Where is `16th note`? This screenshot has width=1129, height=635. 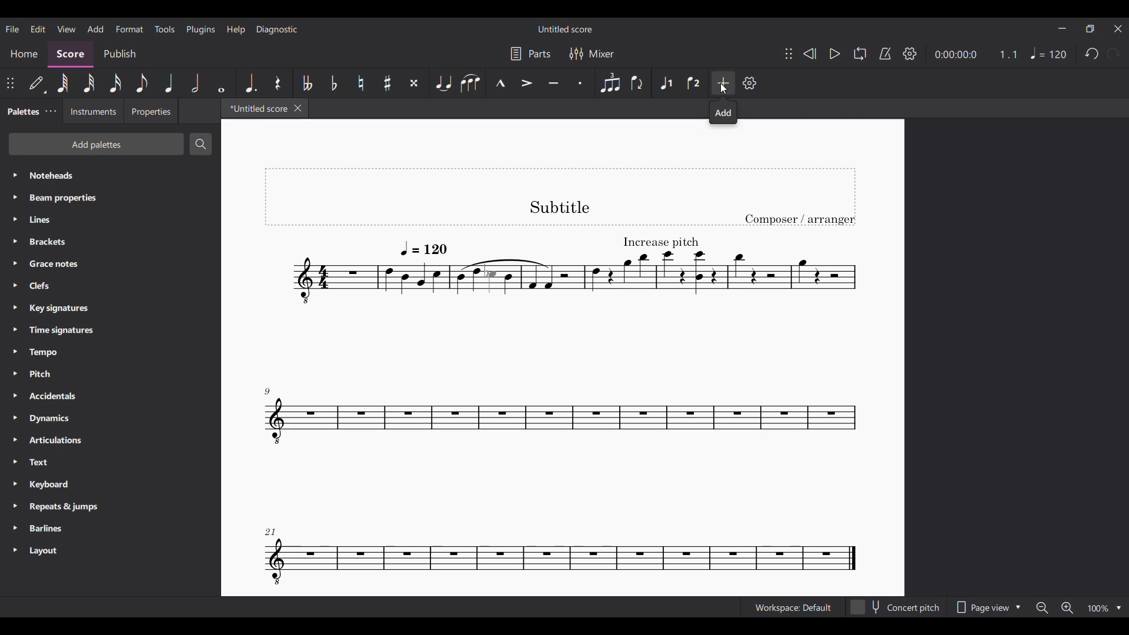 16th note is located at coordinates (115, 83).